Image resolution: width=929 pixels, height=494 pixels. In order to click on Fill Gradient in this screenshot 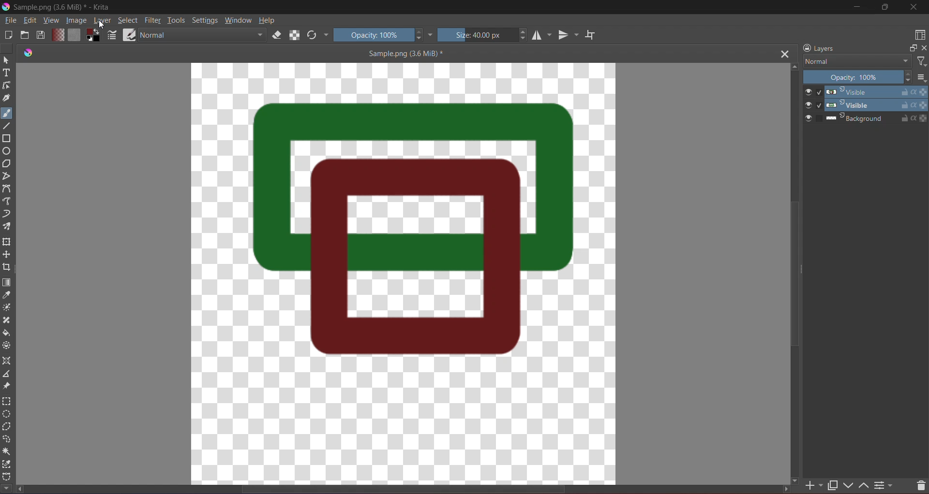, I will do `click(57, 34)`.